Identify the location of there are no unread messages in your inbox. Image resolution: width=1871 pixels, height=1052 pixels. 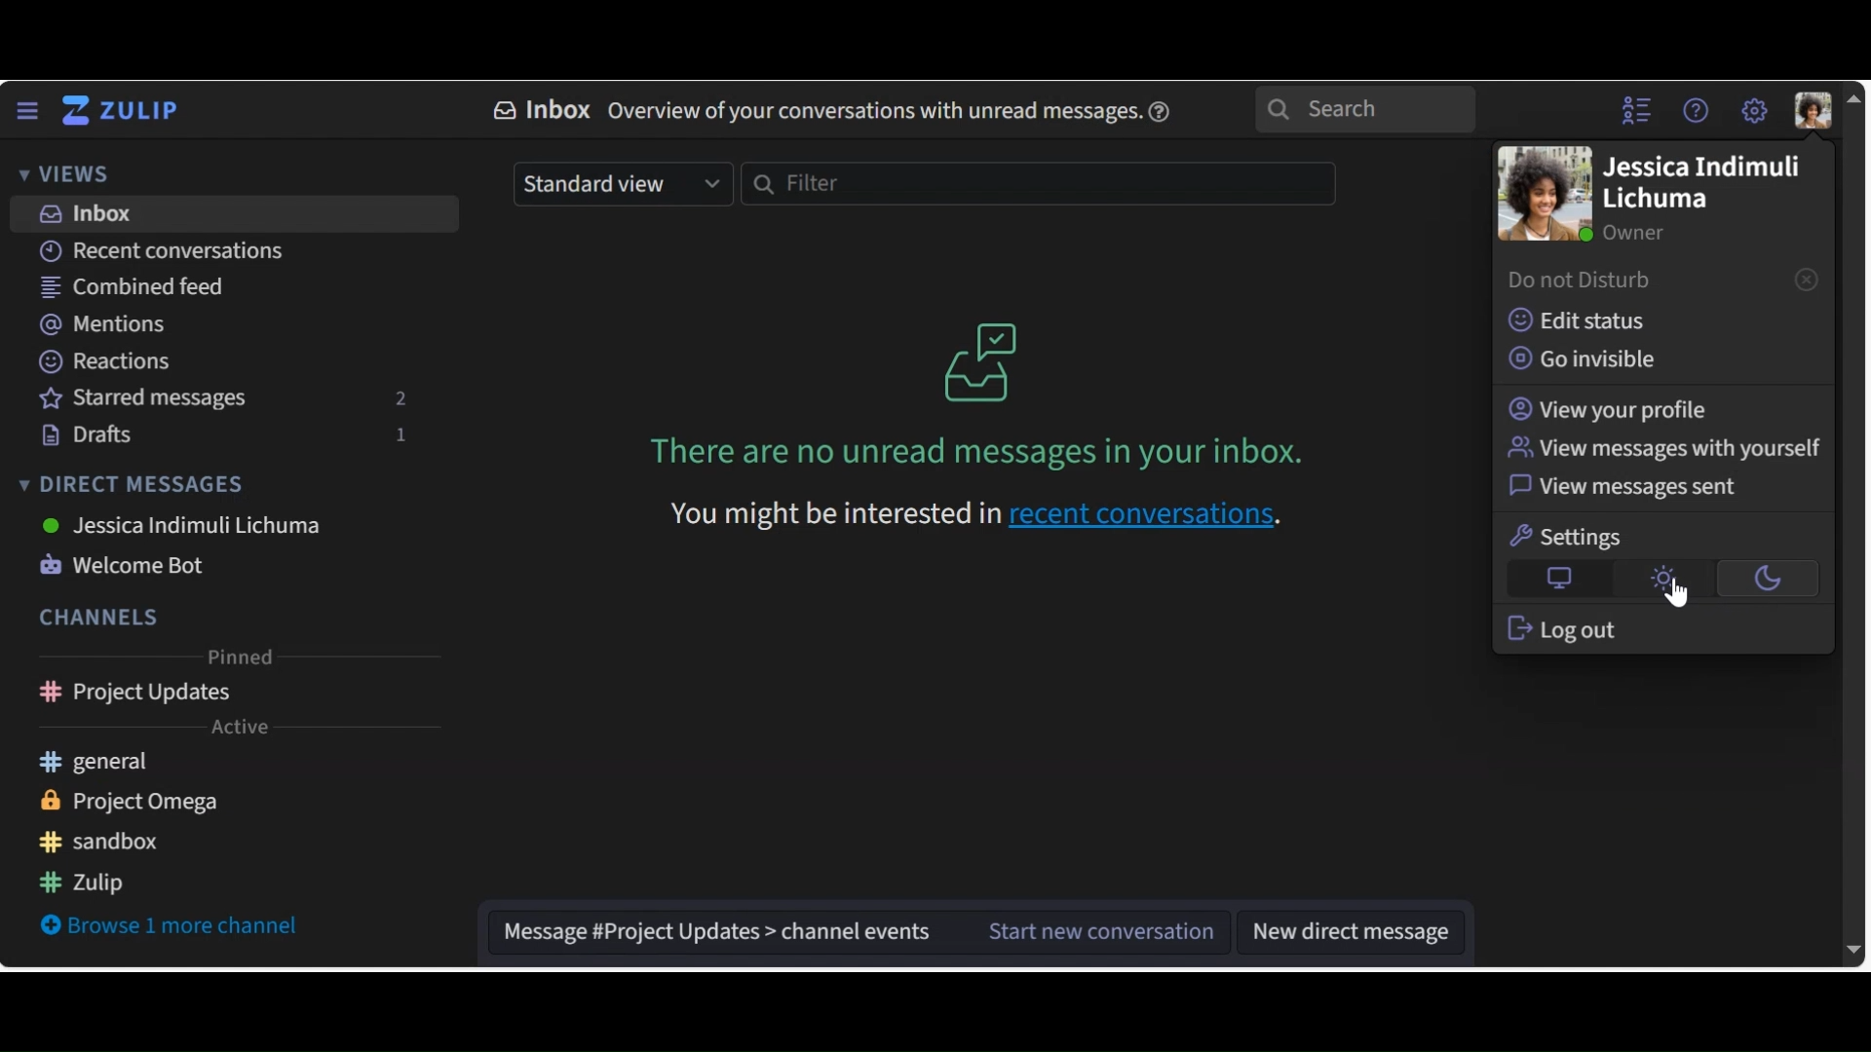
(927, 455).